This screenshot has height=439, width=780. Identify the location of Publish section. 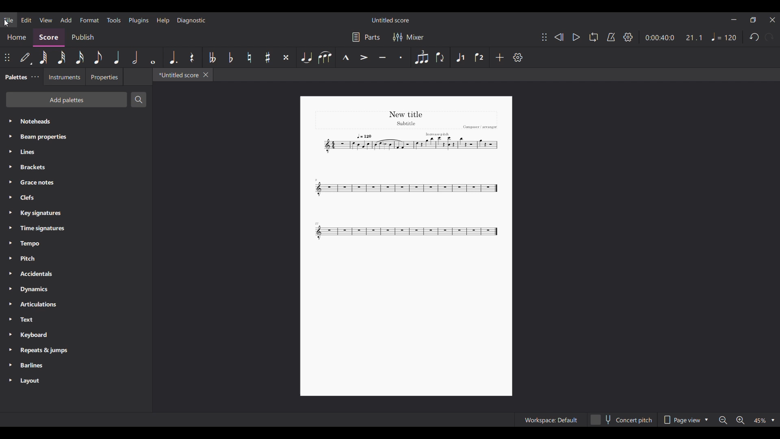
(82, 38).